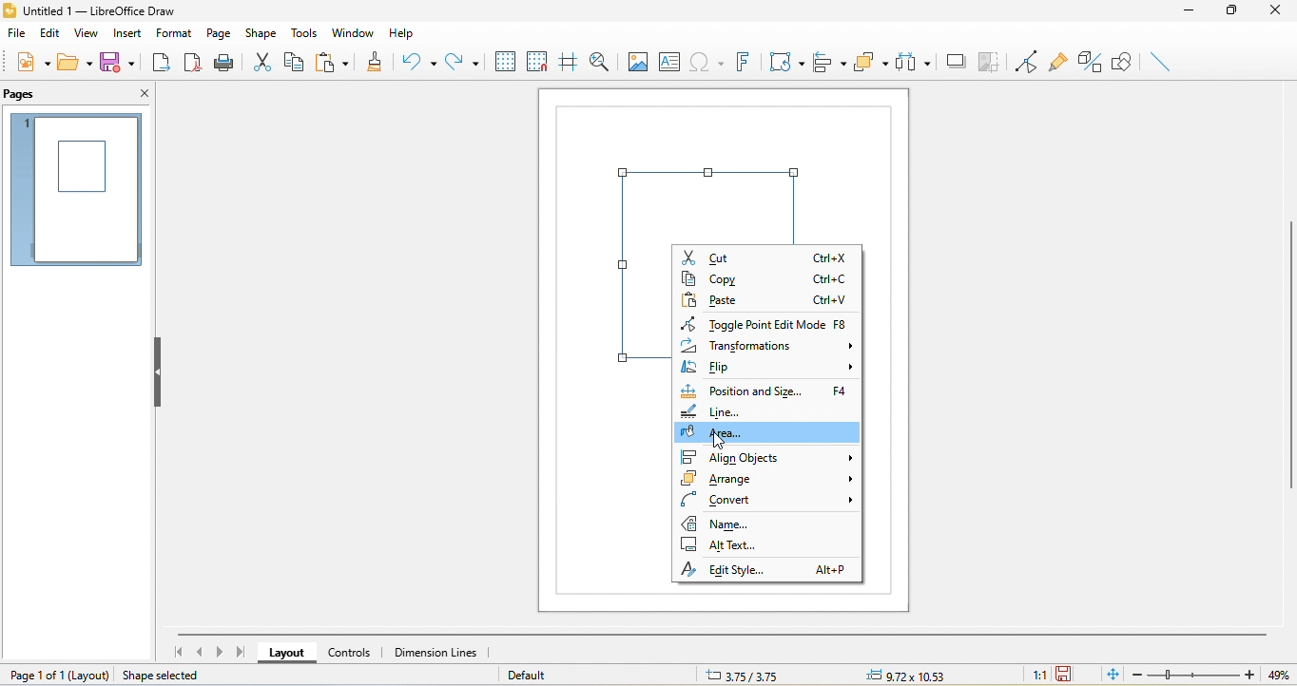  What do you see at coordinates (1215, 675) in the screenshot?
I see `zoom` at bounding box center [1215, 675].